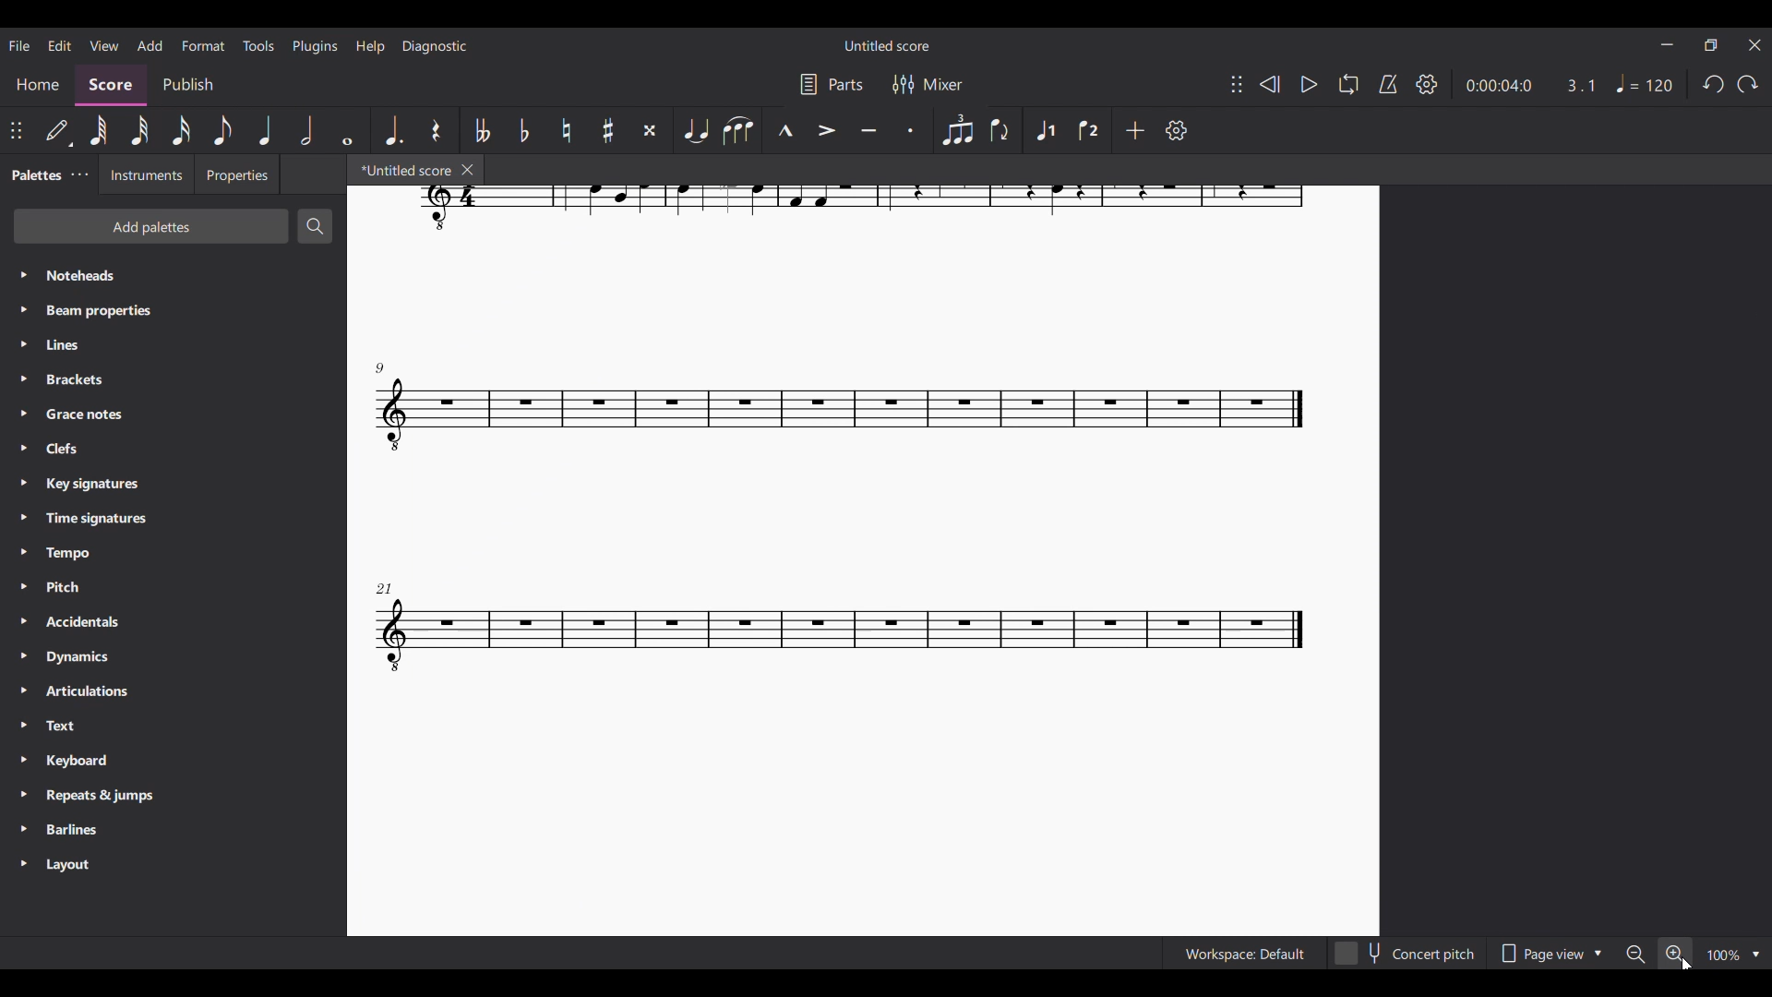 The height and width of the screenshot is (997, 1772). What do you see at coordinates (152, 226) in the screenshot?
I see `Add palettes` at bounding box center [152, 226].